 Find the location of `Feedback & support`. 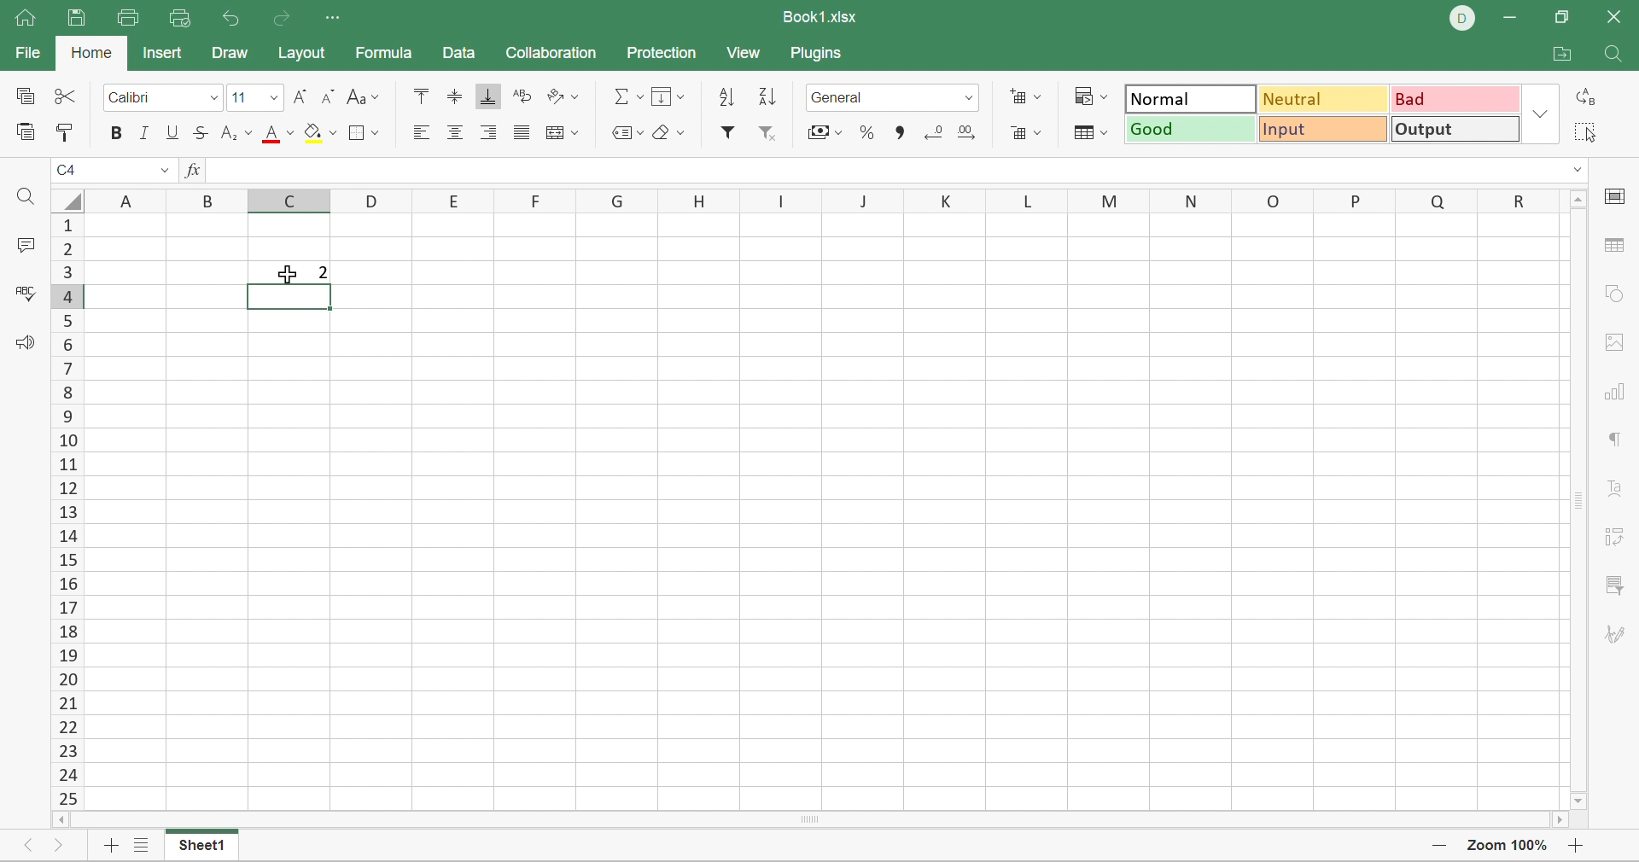

Feedback & support is located at coordinates (29, 344).